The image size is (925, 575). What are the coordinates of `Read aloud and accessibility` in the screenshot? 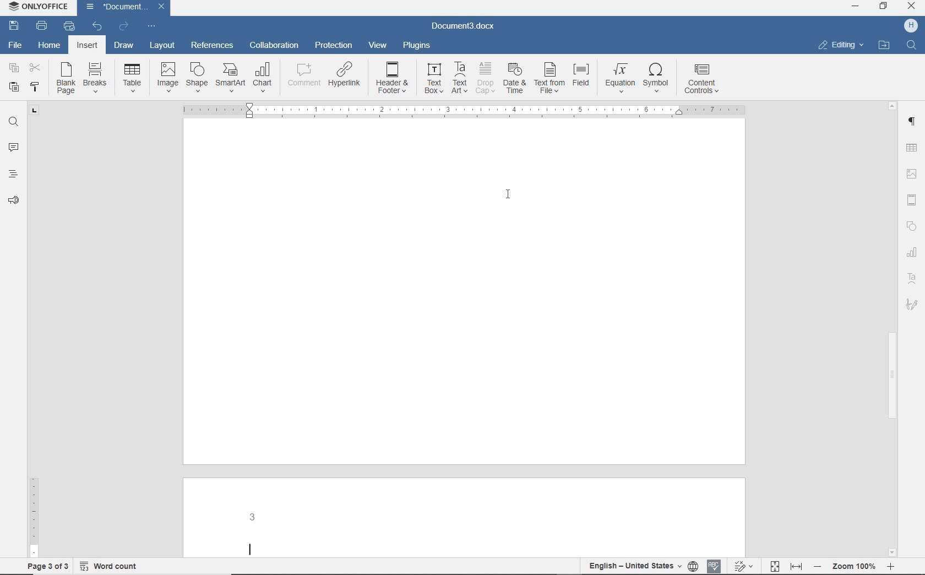 It's located at (14, 201).